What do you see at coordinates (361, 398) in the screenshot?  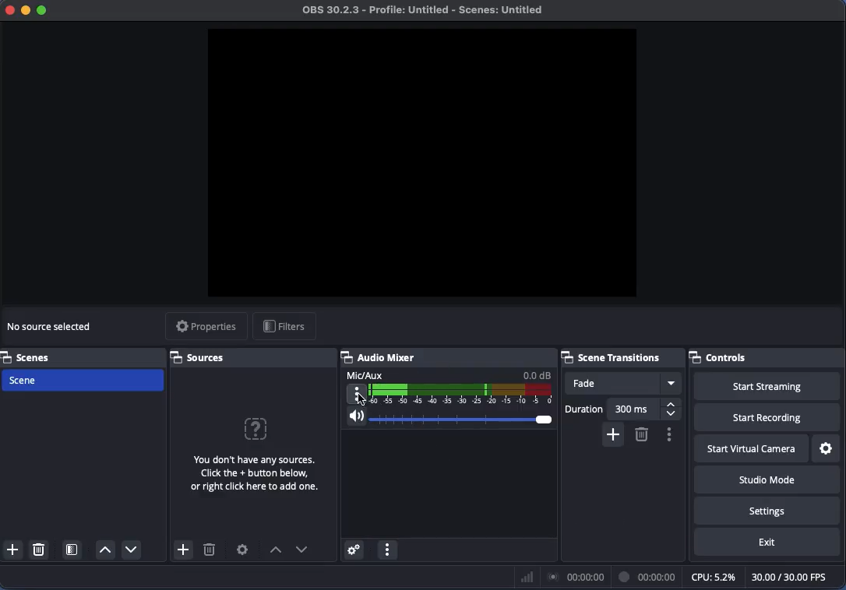 I see `cursor` at bounding box center [361, 398].